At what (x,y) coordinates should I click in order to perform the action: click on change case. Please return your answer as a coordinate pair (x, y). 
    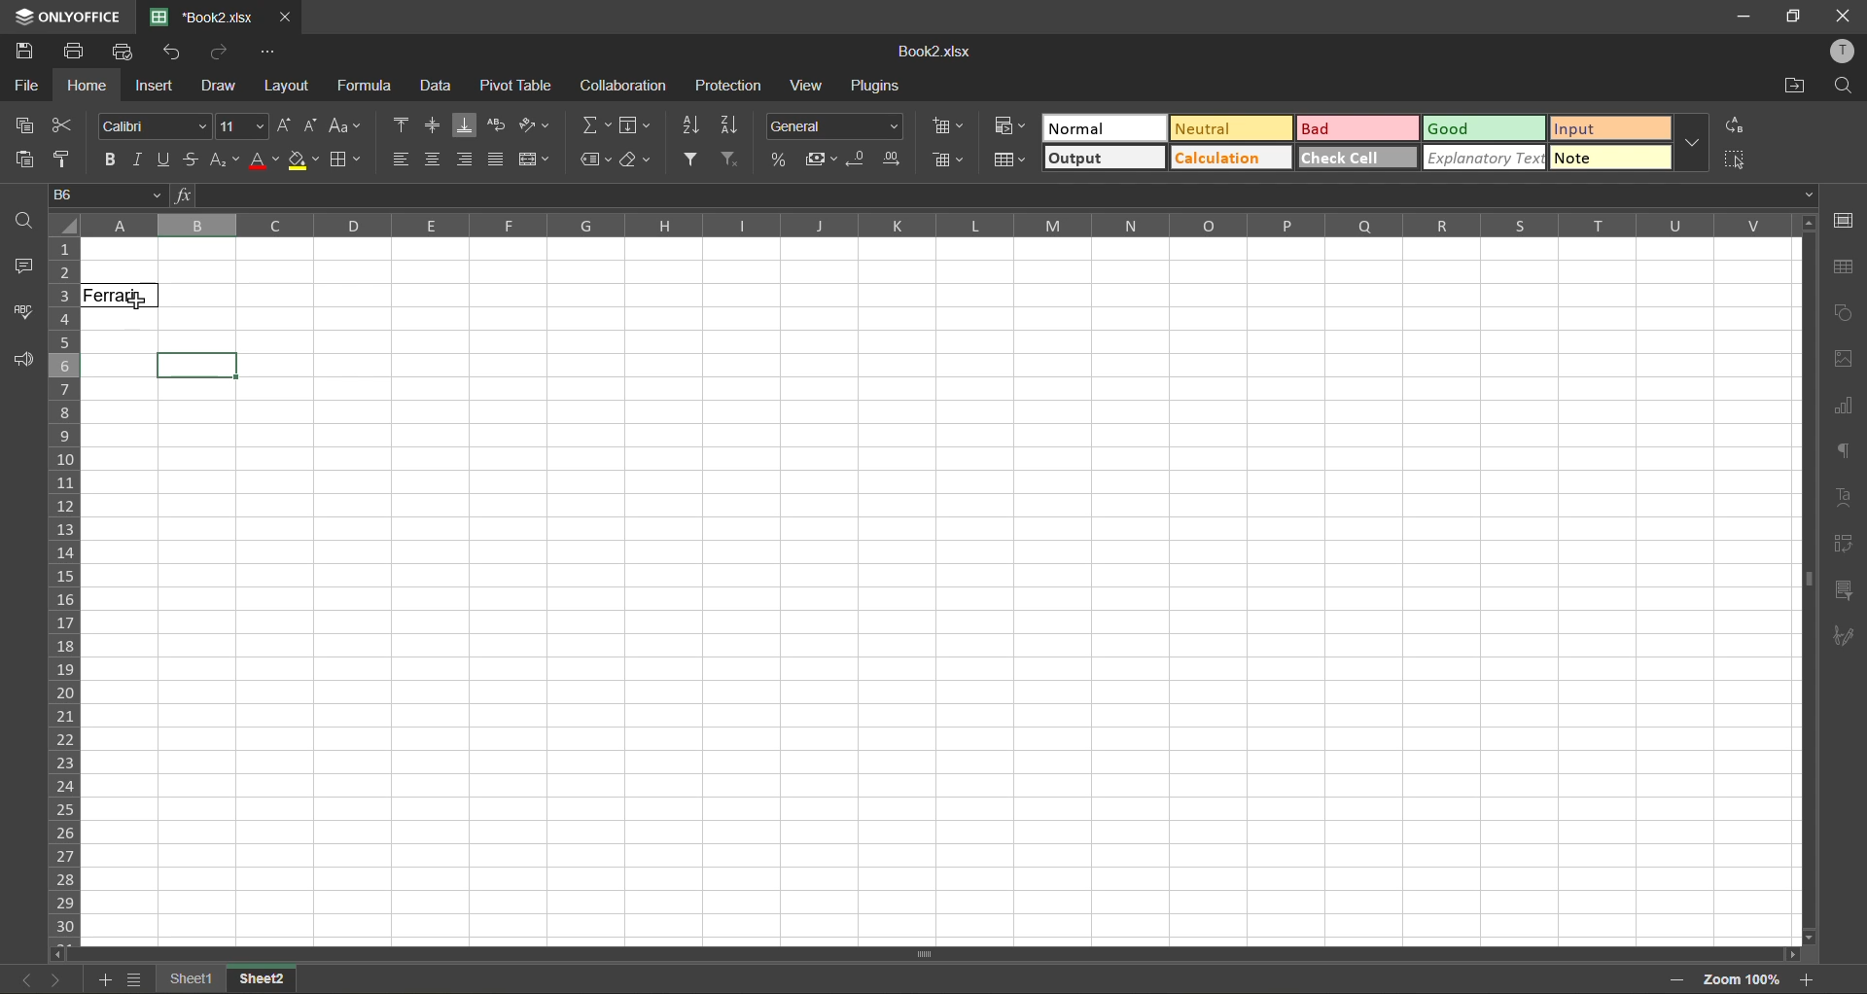
    Looking at the image, I should click on (346, 127).